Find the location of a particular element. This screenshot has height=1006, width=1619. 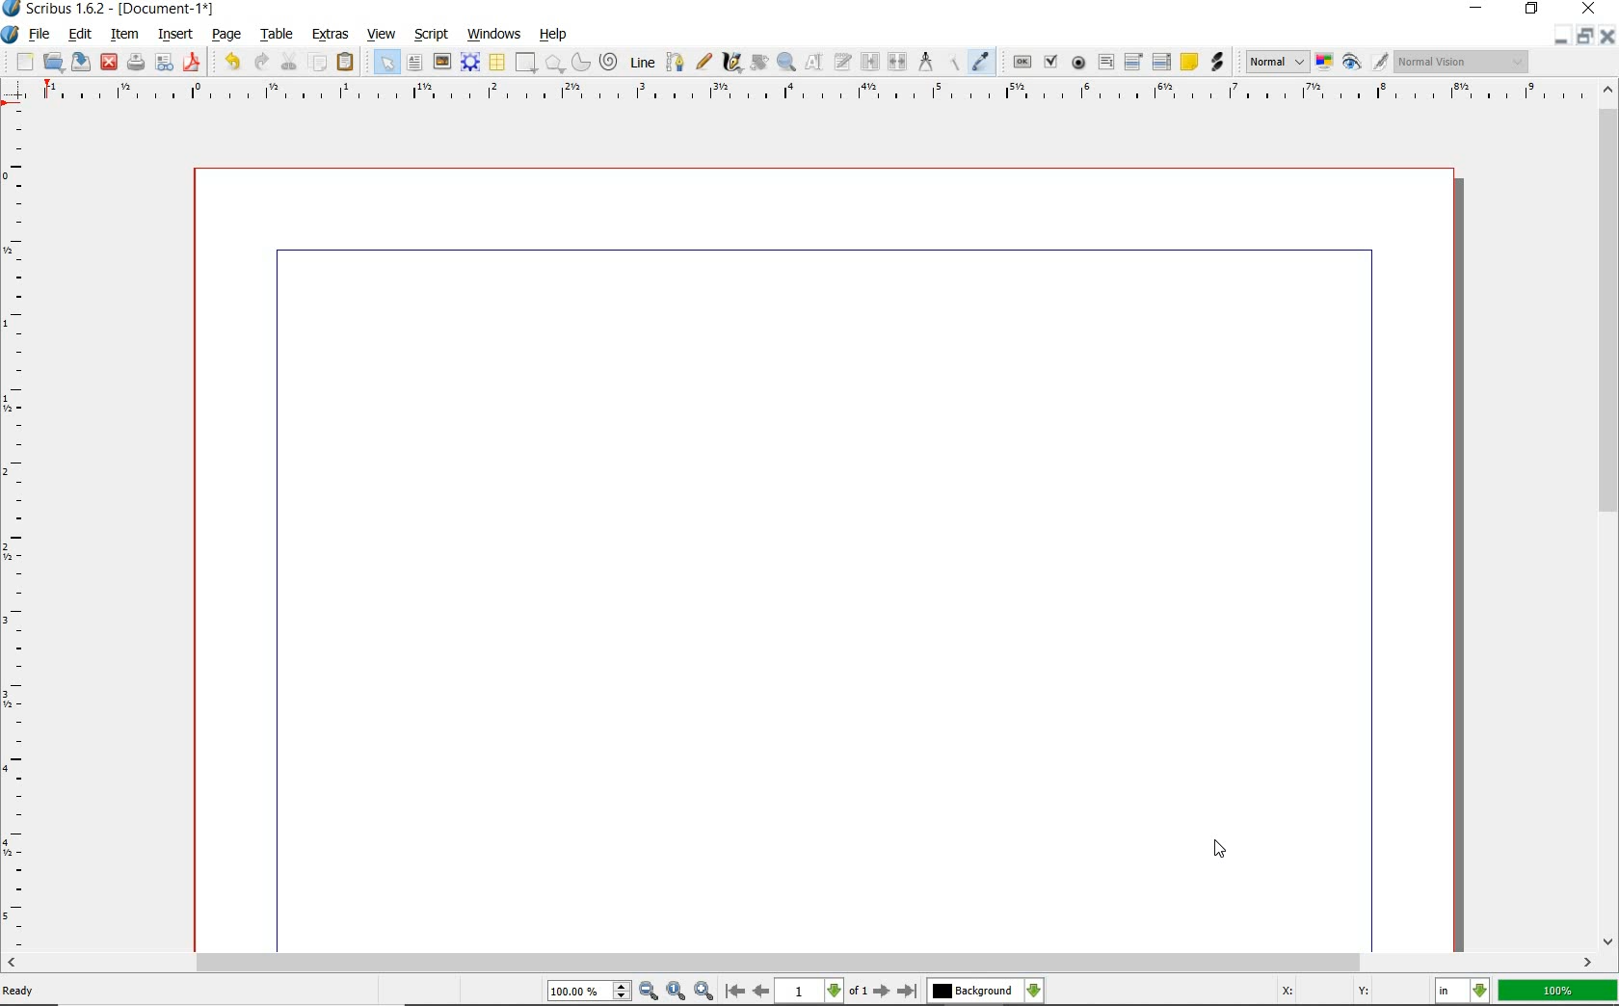

pdf radio button is located at coordinates (1080, 63).